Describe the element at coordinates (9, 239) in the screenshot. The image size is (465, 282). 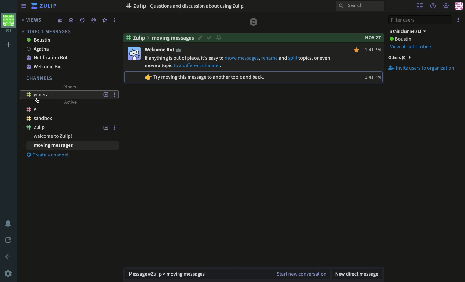
I see `Refresh` at that location.